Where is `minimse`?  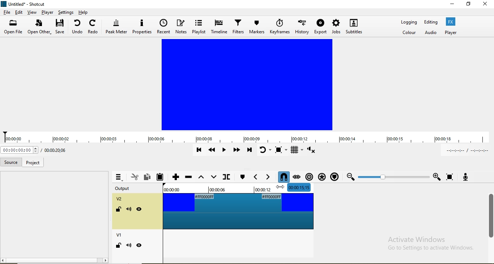 minimse is located at coordinates (452, 5).